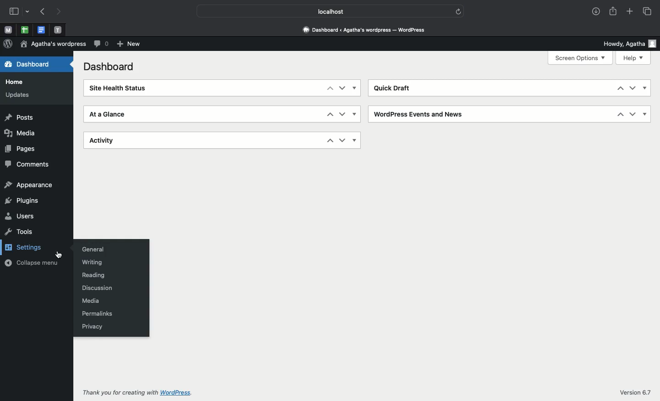 This screenshot has width=660, height=401. What do you see at coordinates (343, 115) in the screenshot?
I see `Down` at bounding box center [343, 115].